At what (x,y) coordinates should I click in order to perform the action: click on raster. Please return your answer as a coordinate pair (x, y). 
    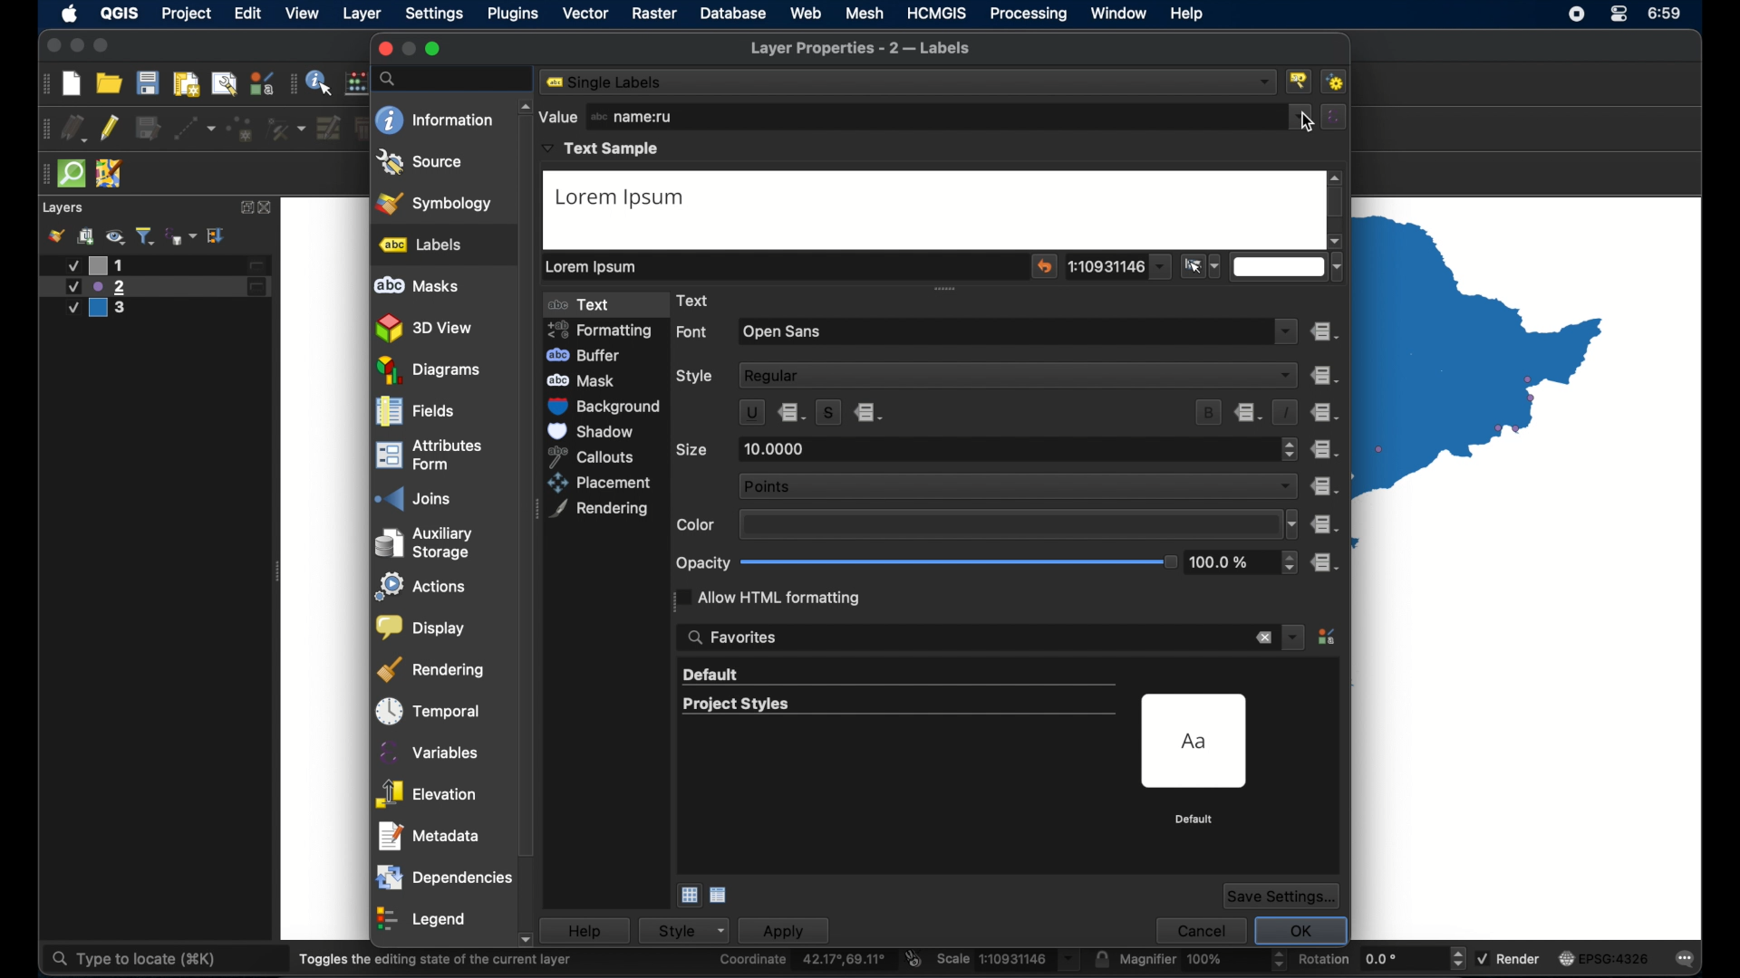
    Looking at the image, I should click on (654, 14).